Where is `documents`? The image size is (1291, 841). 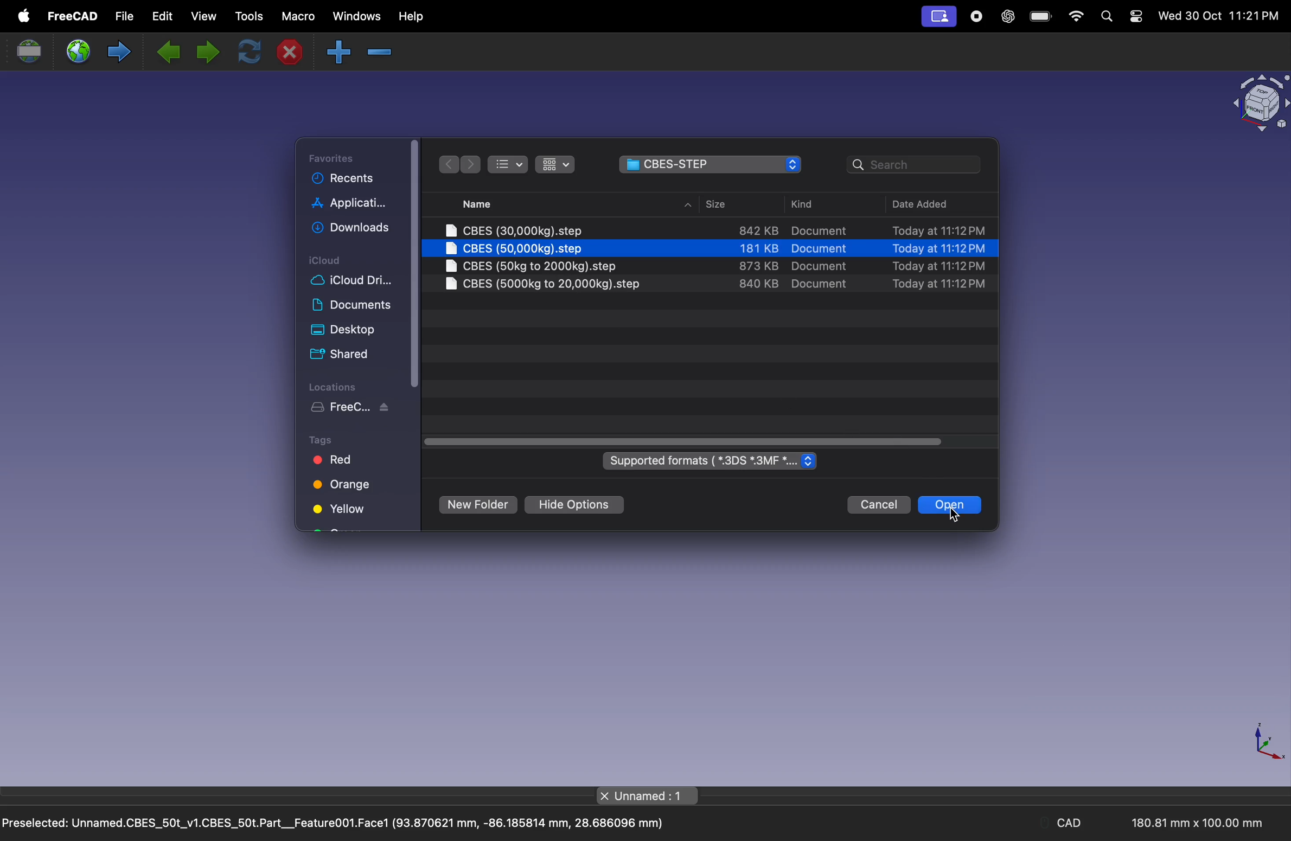
documents is located at coordinates (351, 304).